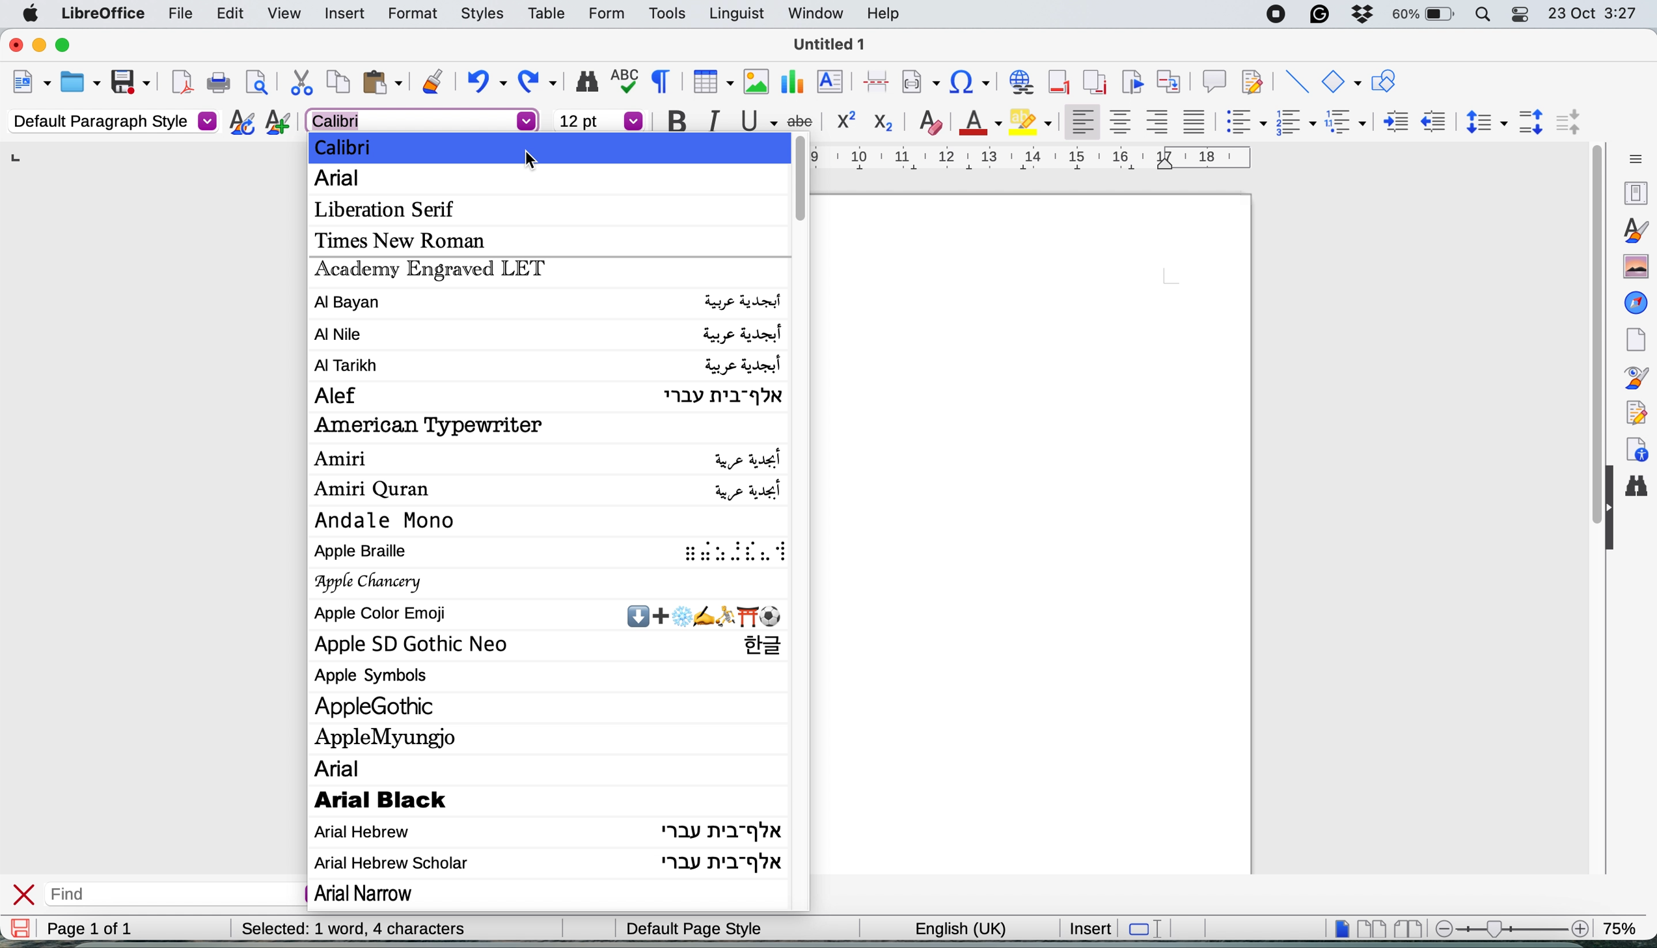 The image size is (1657, 948). Describe the element at coordinates (1057, 82) in the screenshot. I see `insert footnote` at that location.